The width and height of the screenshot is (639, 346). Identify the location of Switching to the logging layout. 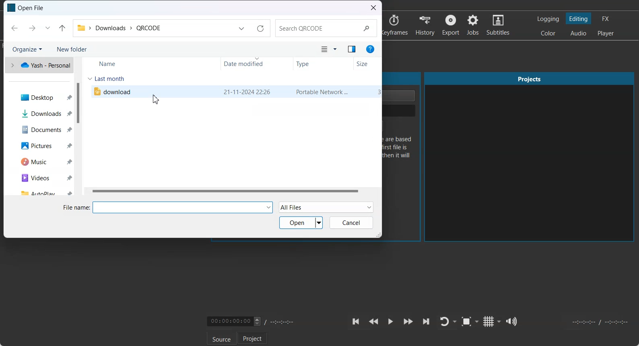
(548, 19).